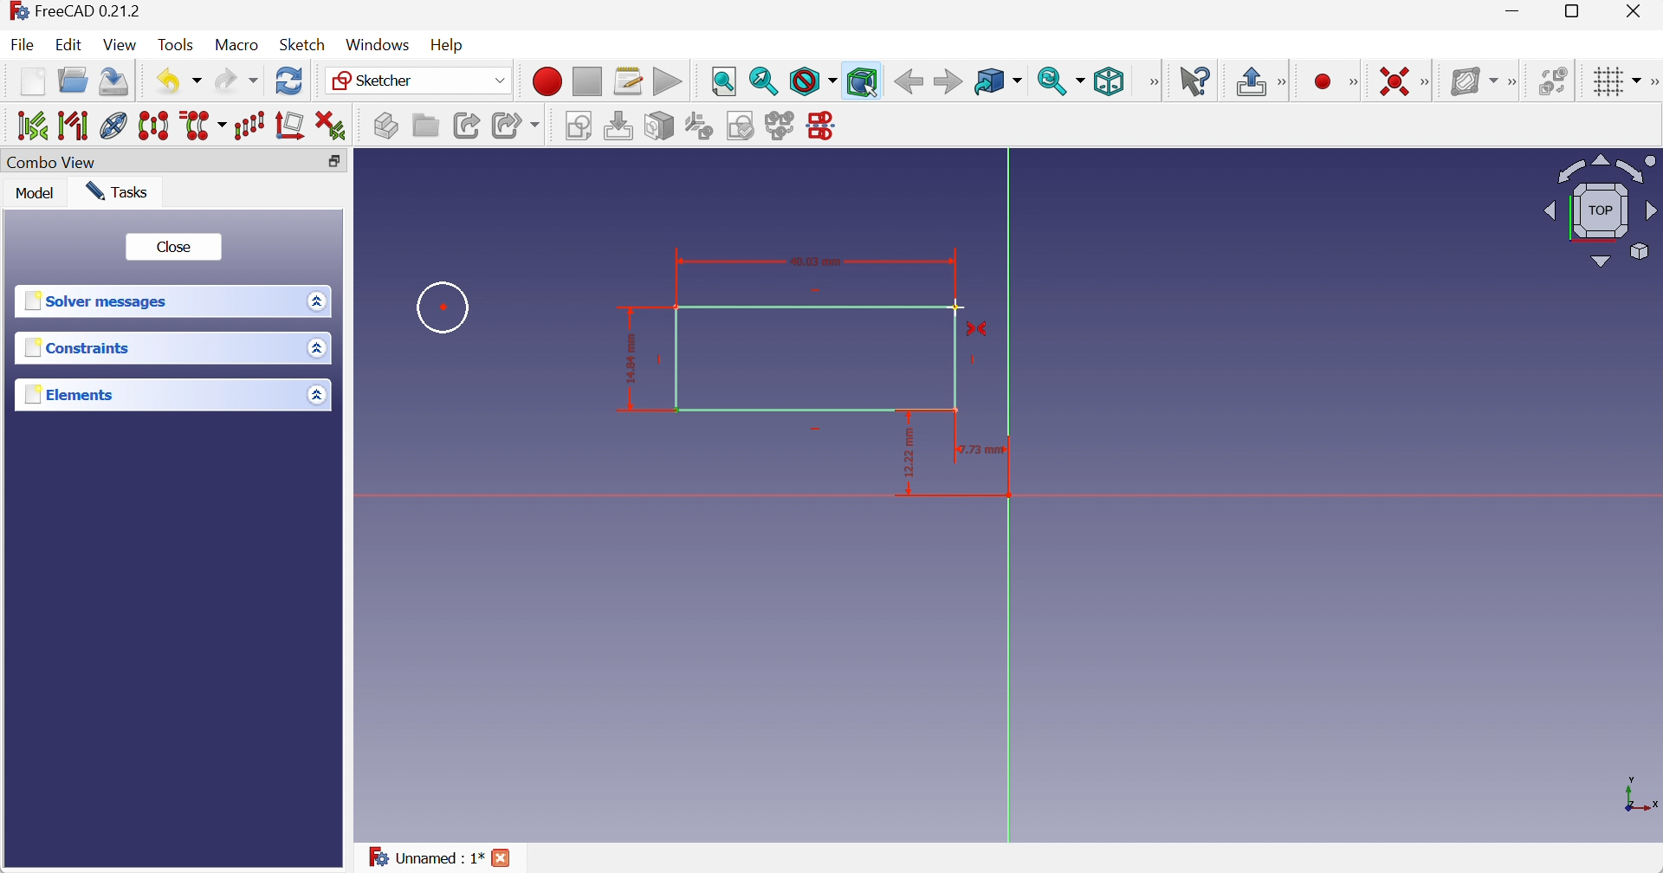 This screenshot has height=873, width=1663. Describe the element at coordinates (30, 124) in the screenshot. I see `Select associated constraints` at that location.